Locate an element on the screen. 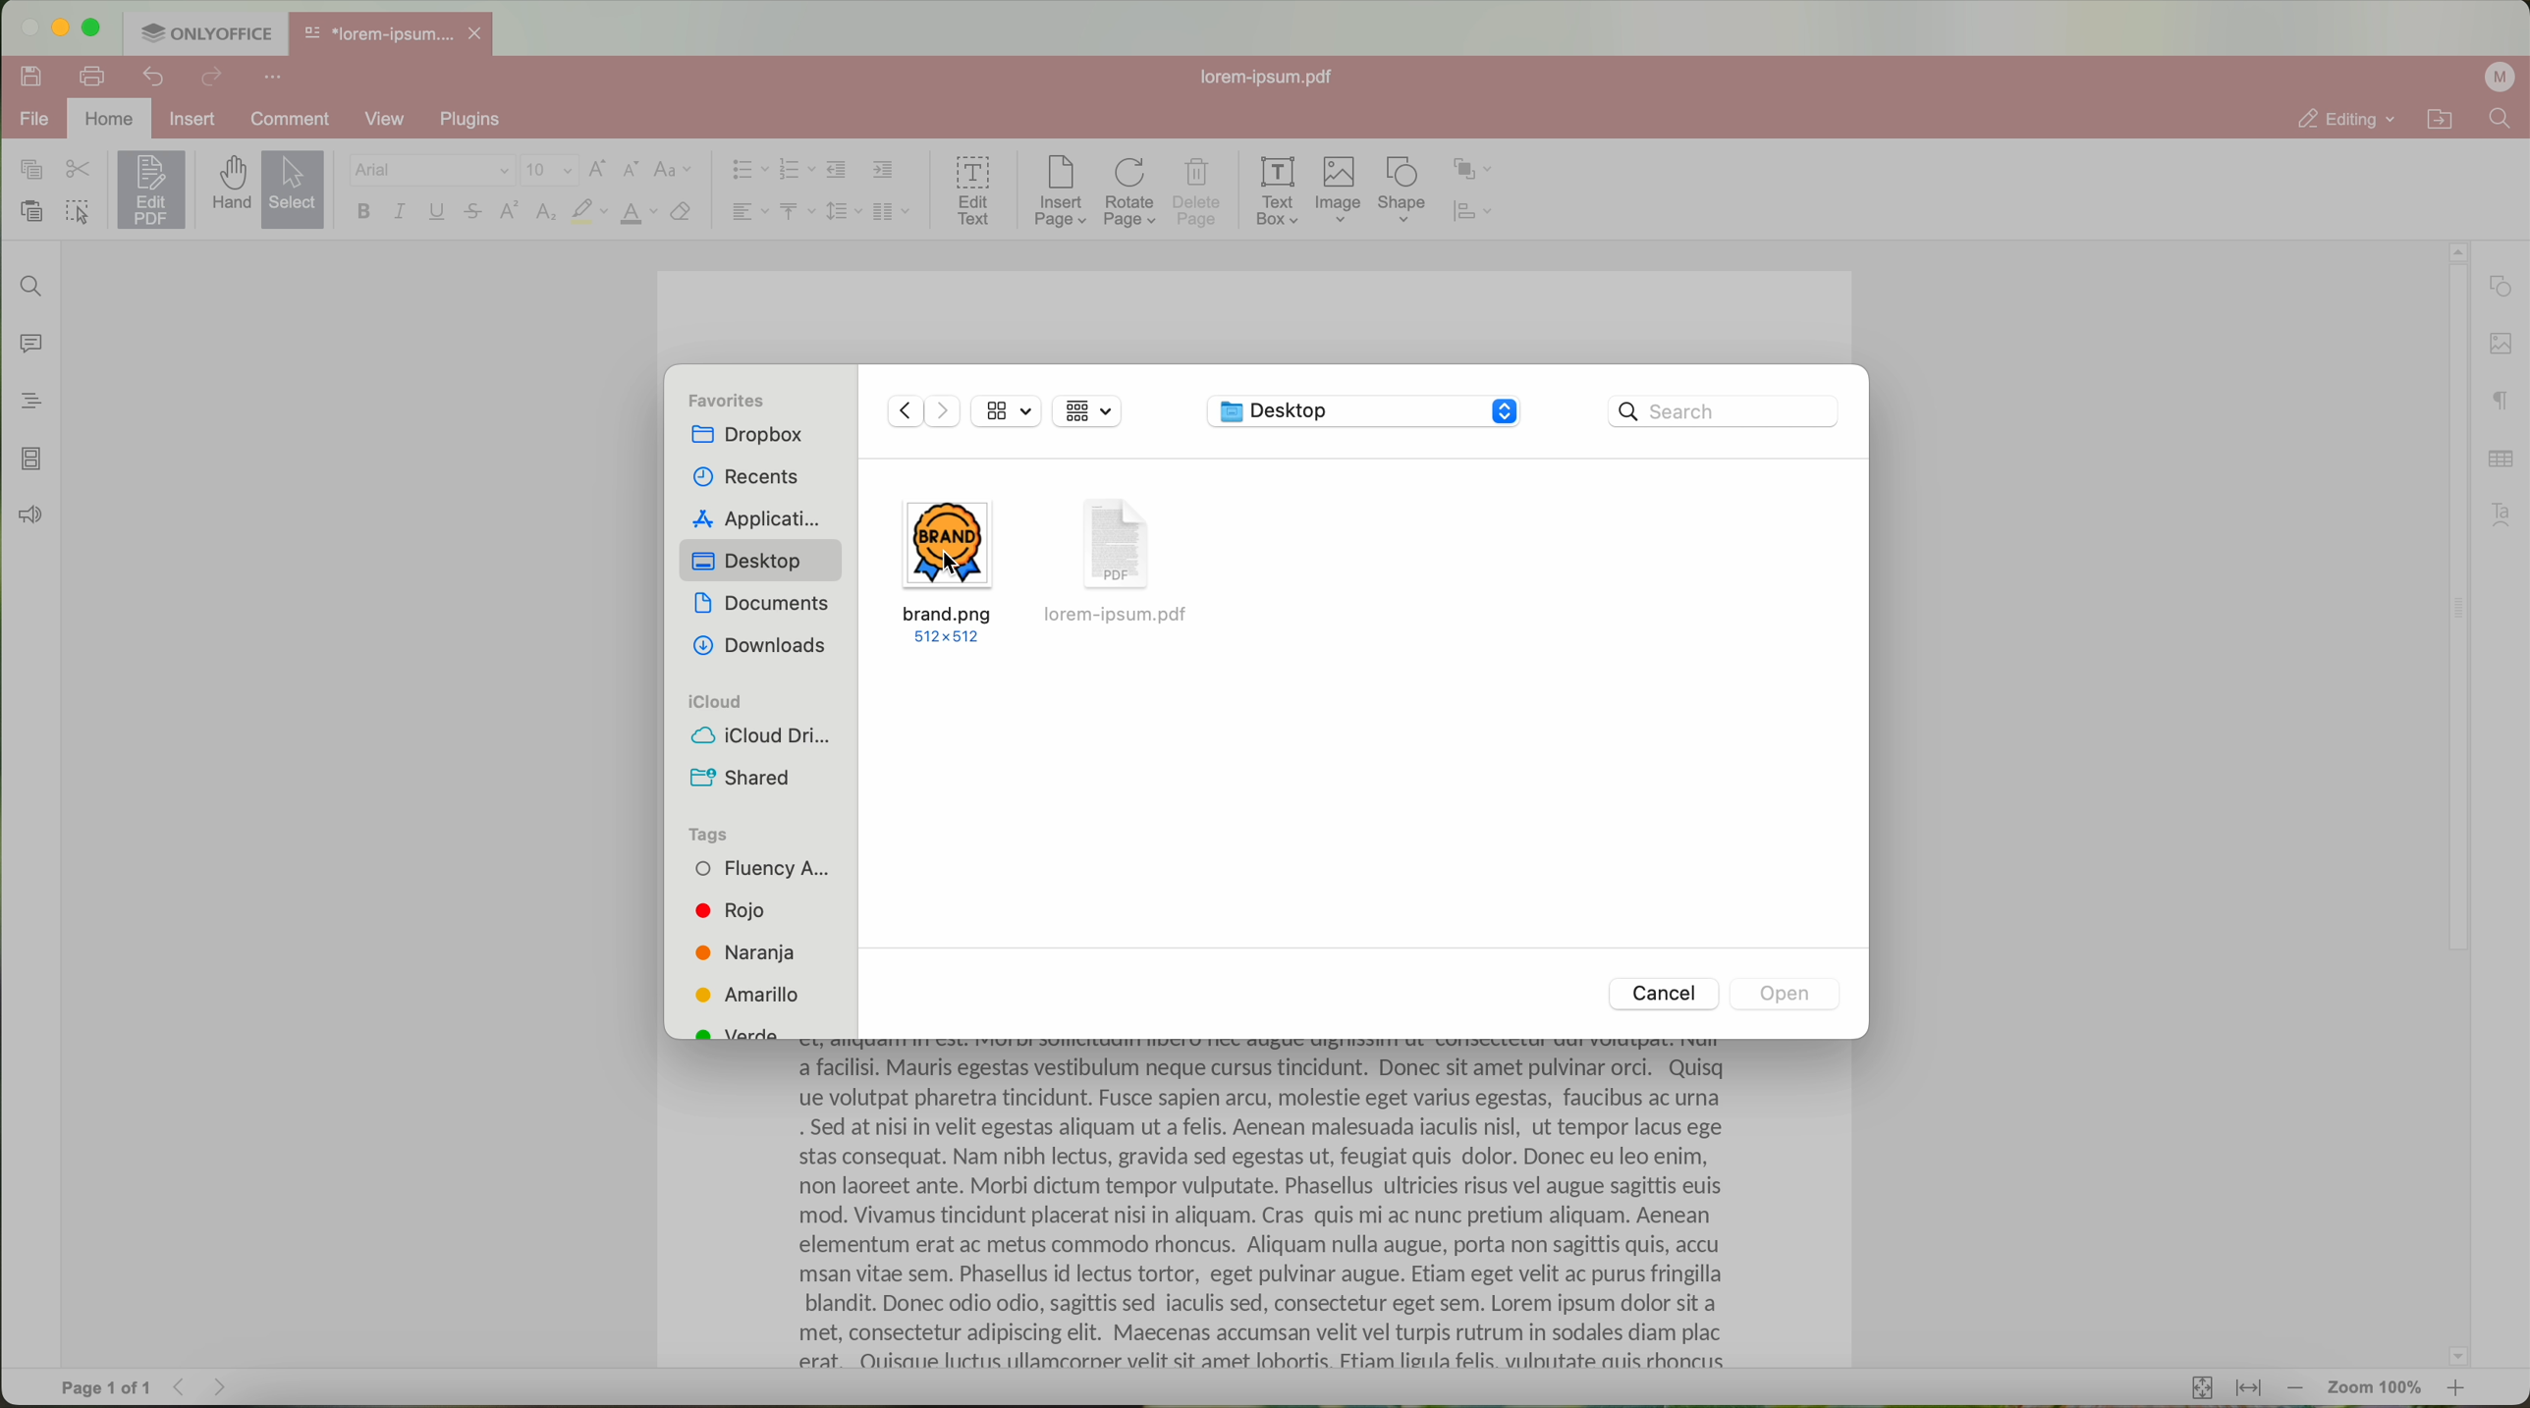  insert page is located at coordinates (1059, 191).